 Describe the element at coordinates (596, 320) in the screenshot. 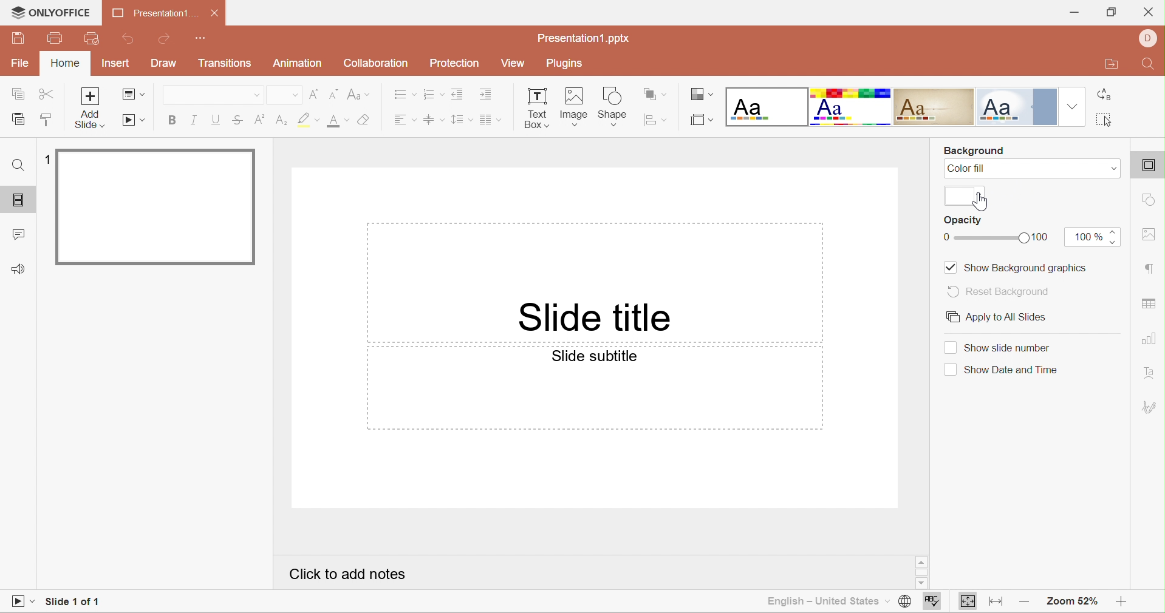

I see `Slide Title` at that location.